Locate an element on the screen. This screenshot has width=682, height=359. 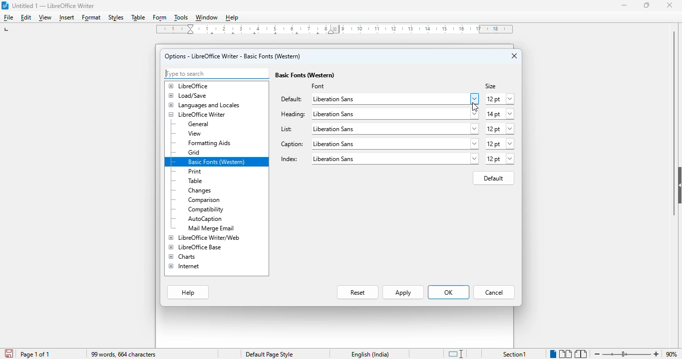
size is located at coordinates (491, 86).